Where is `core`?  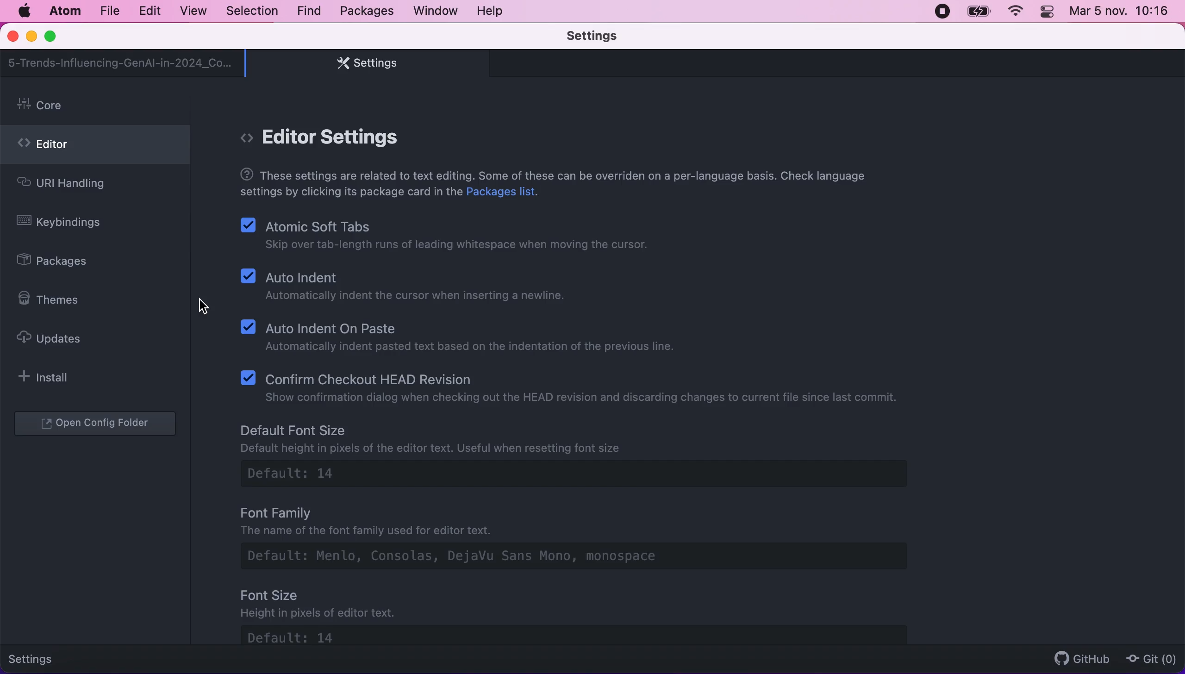
core is located at coordinates (98, 106).